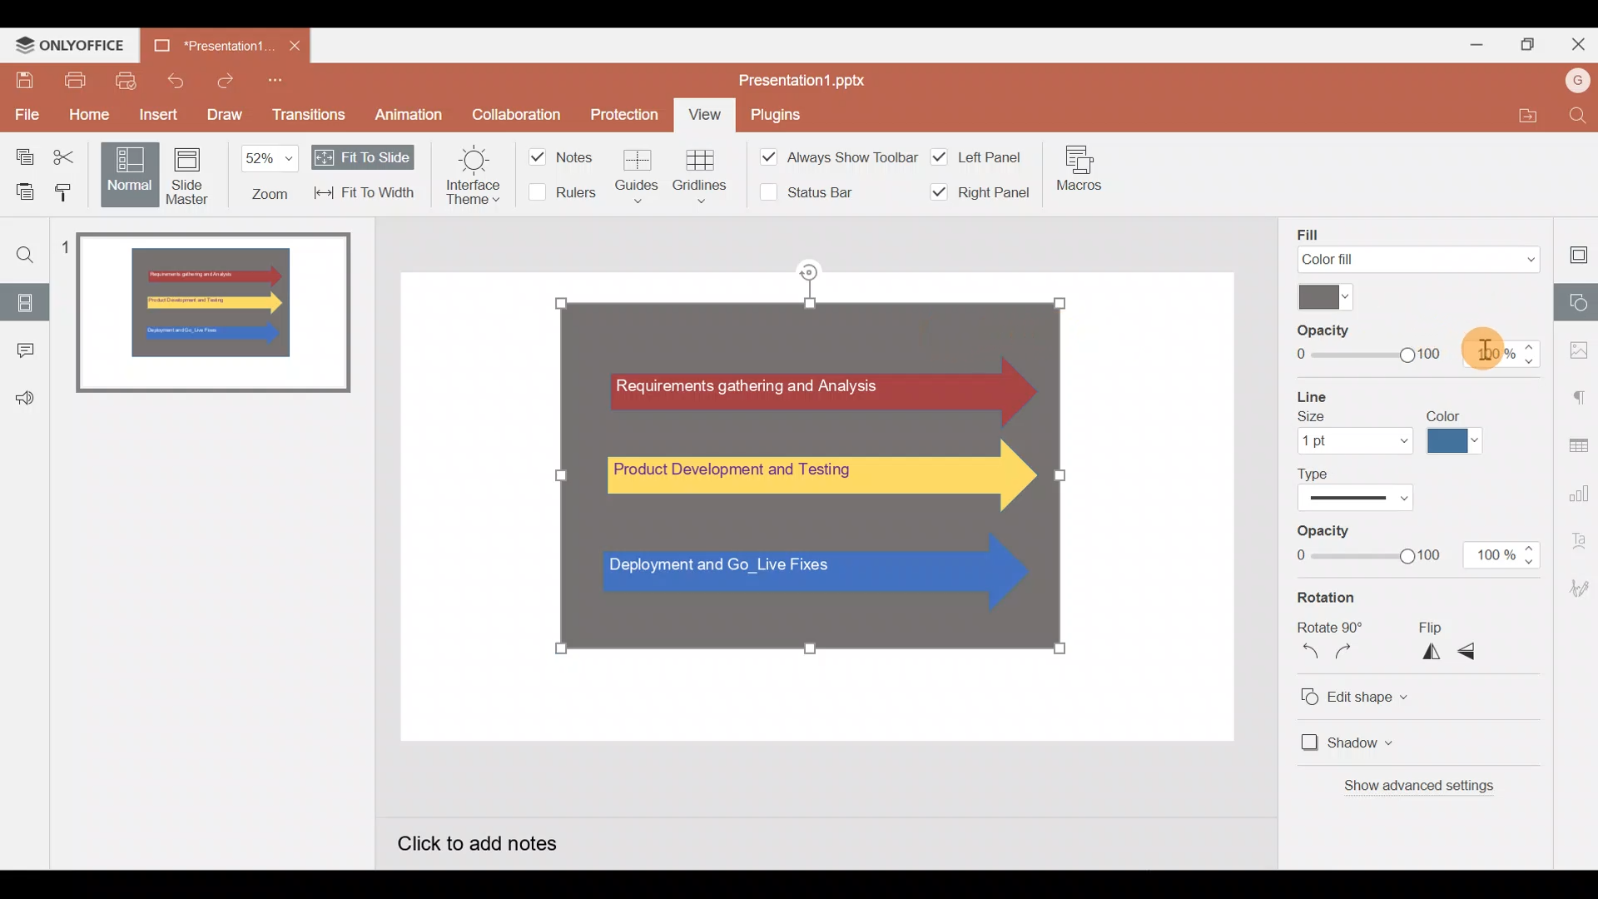 This screenshot has height=899, width=1598. I want to click on Transitions, so click(310, 115).